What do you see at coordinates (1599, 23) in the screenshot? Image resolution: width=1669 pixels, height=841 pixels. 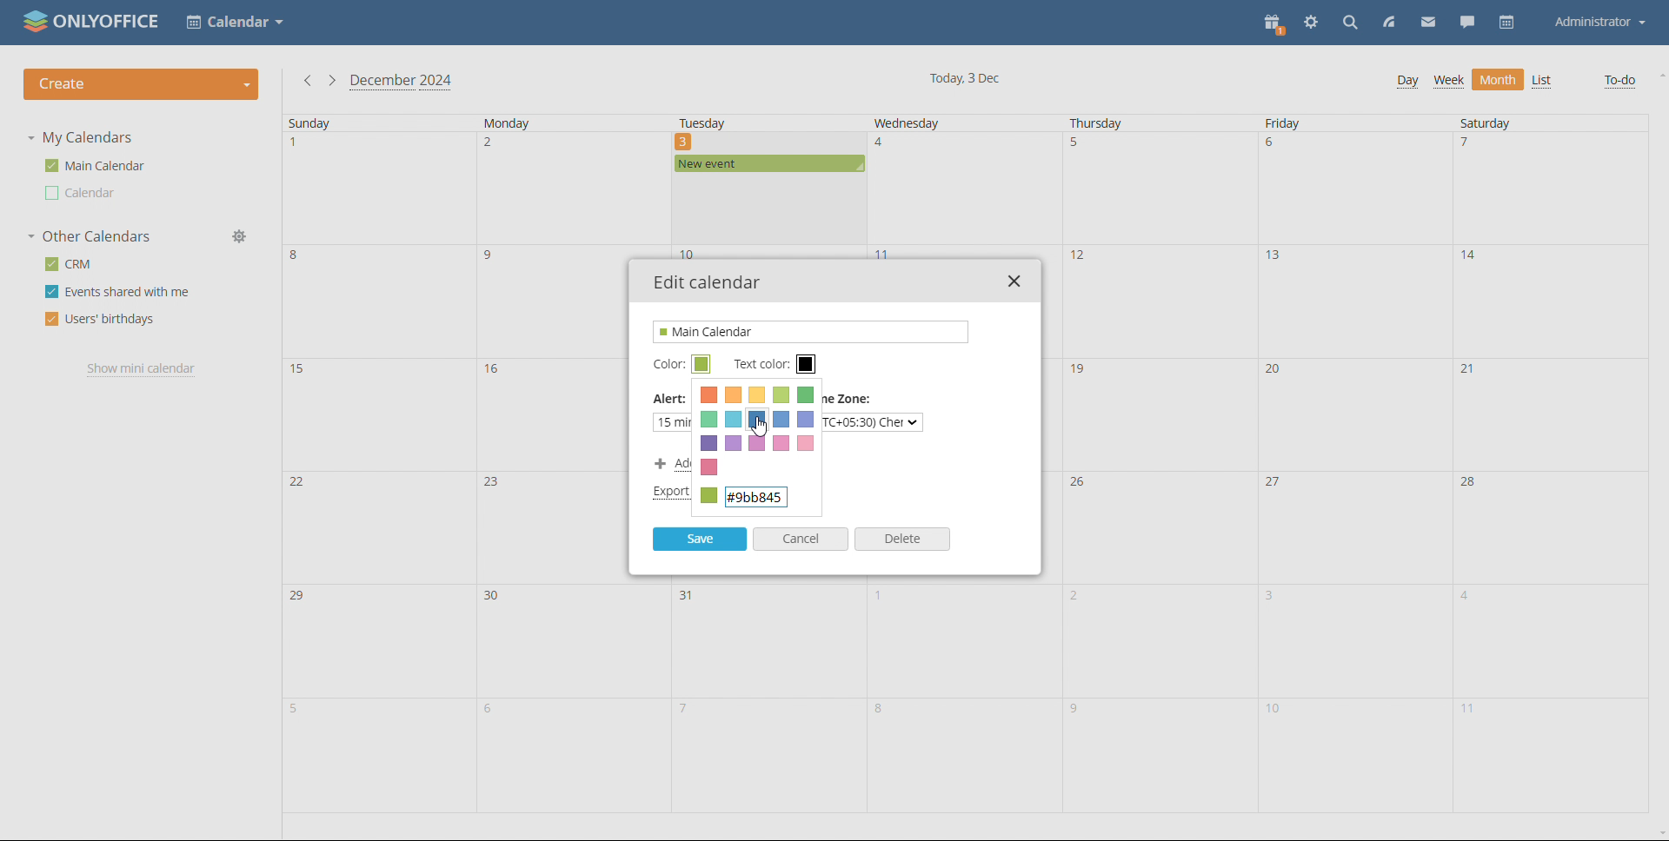 I see `account` at bounding box center [1599, 23].